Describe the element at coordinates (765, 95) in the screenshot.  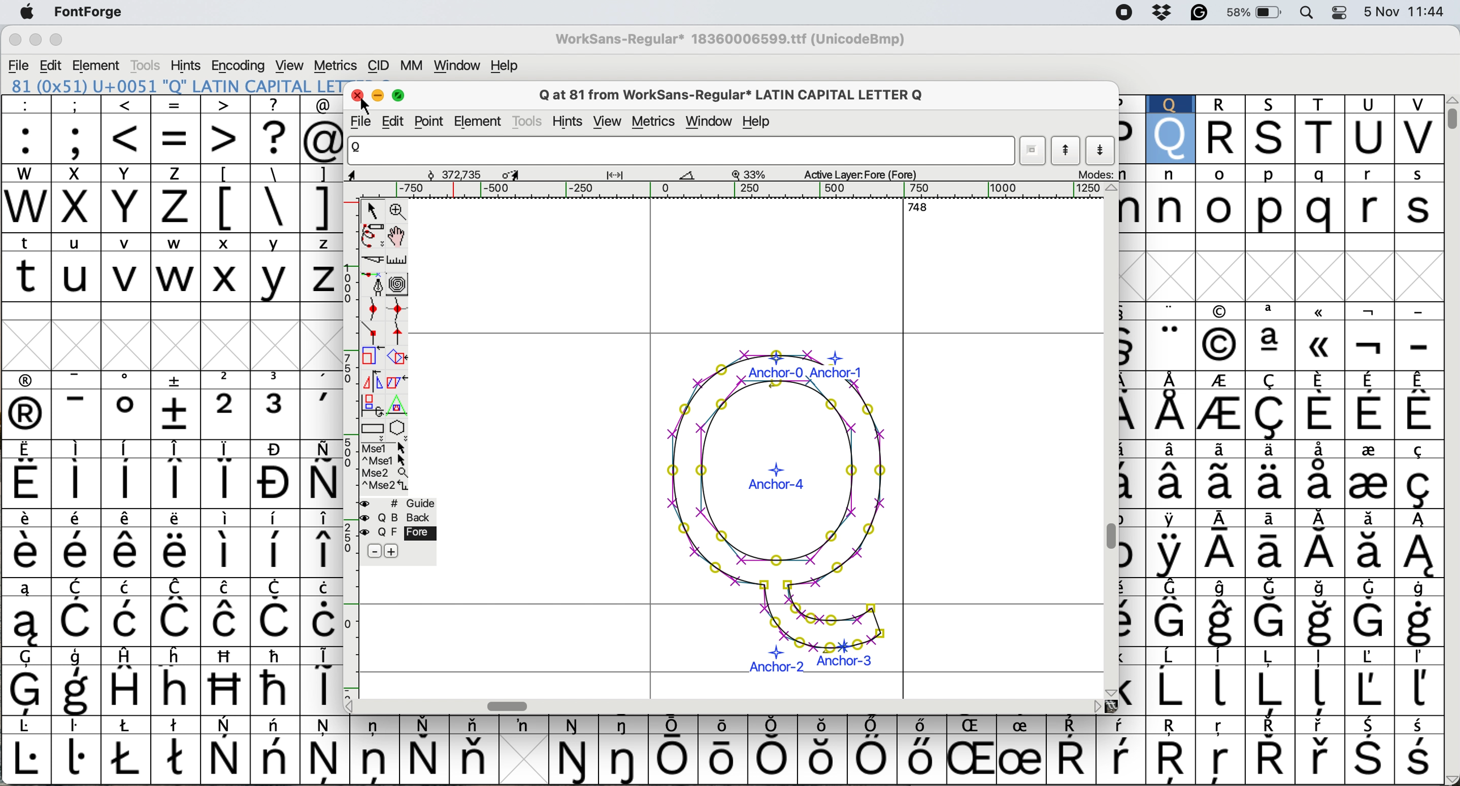
I see `Q at 81 from WorkSans-Regular* LATIN CAPITAL LETTER Q` at that location.